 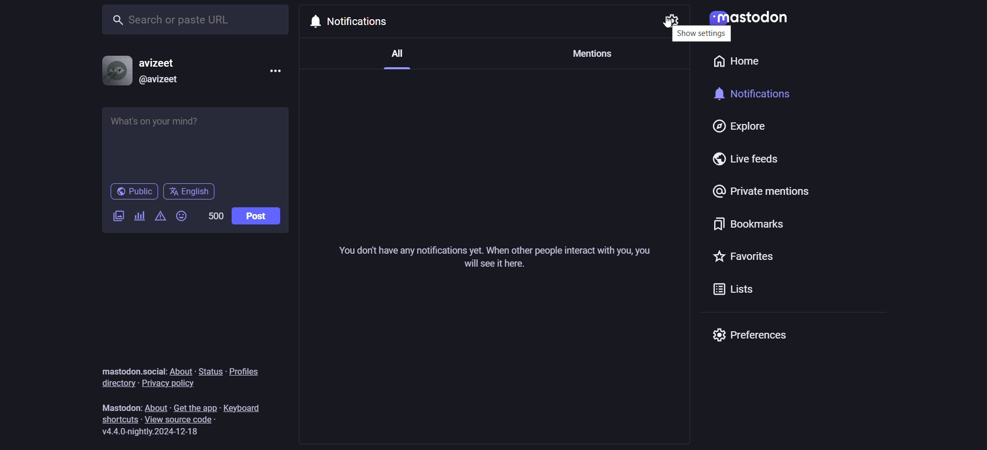 What do you see at coordinates (161, 220) in the screenshot?
I see `content warning` at bounding box center [161, 220].